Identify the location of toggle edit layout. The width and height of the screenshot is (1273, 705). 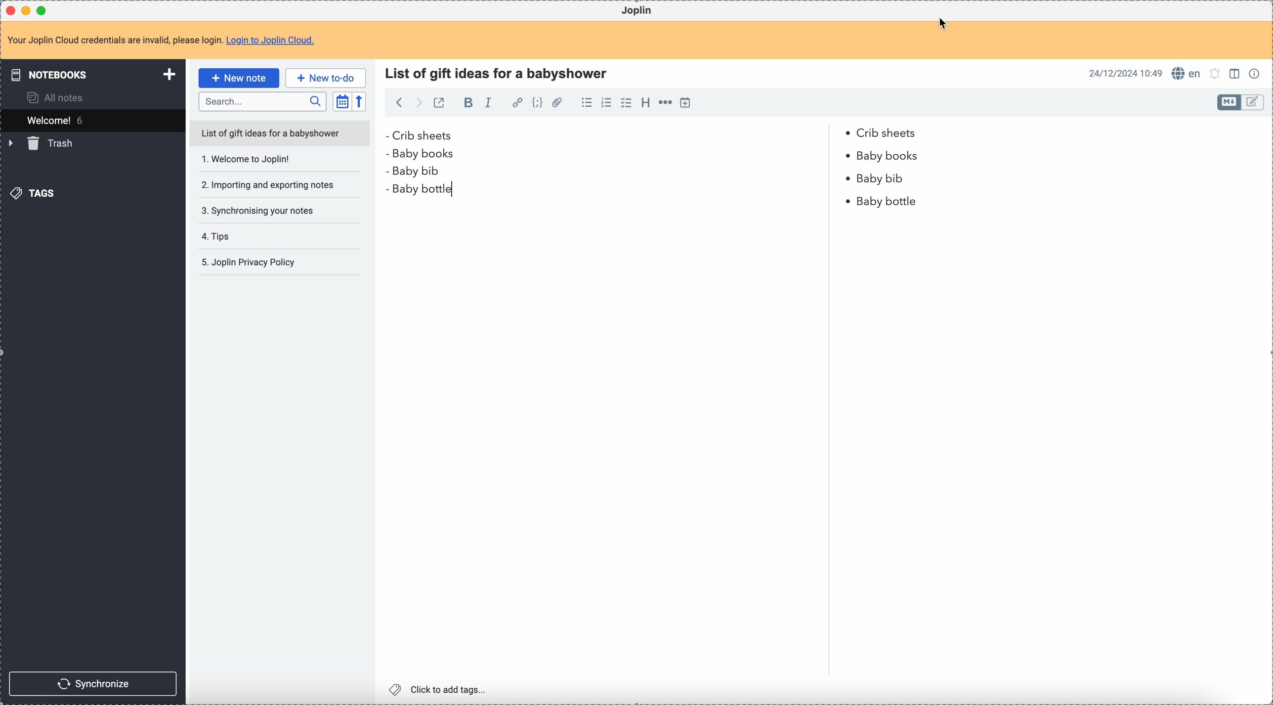
(1253, 102).